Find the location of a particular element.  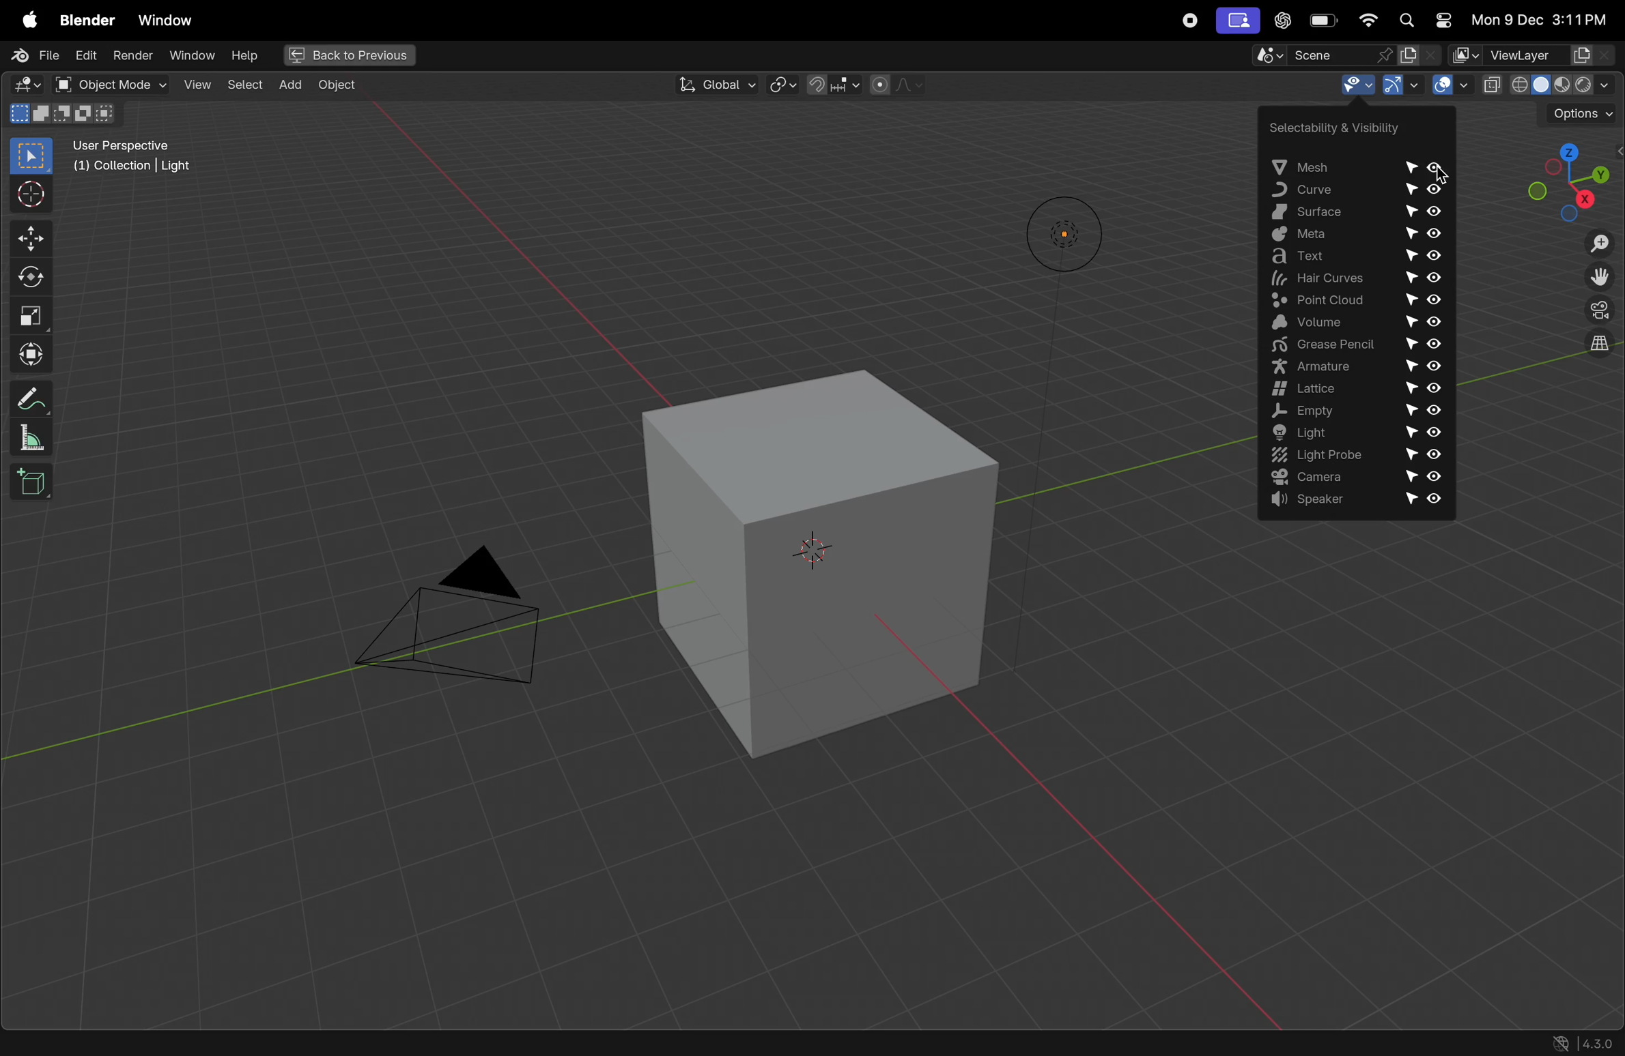

transform is located at coordinates (29, 355).